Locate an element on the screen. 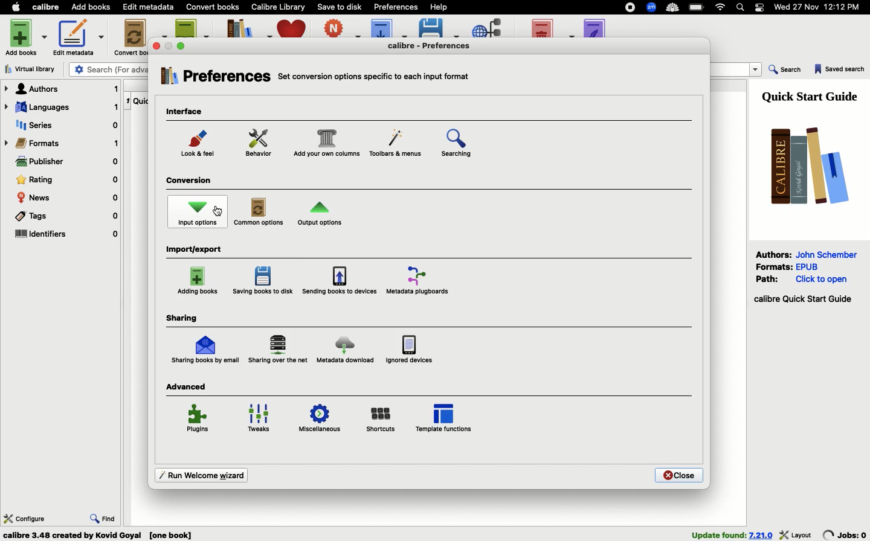 Image resolution: width=870 pixels, height=541 pixels. Advanced is located at coordinates (188, 386).